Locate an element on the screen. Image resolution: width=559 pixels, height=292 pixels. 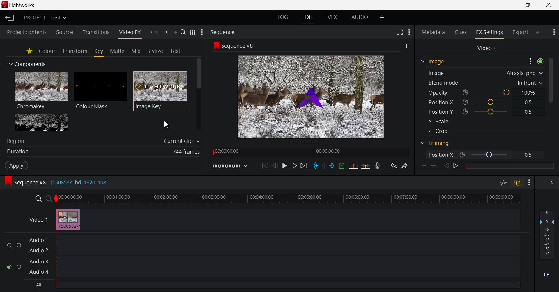
checked  checkbox is located at coordinates (9, 267).